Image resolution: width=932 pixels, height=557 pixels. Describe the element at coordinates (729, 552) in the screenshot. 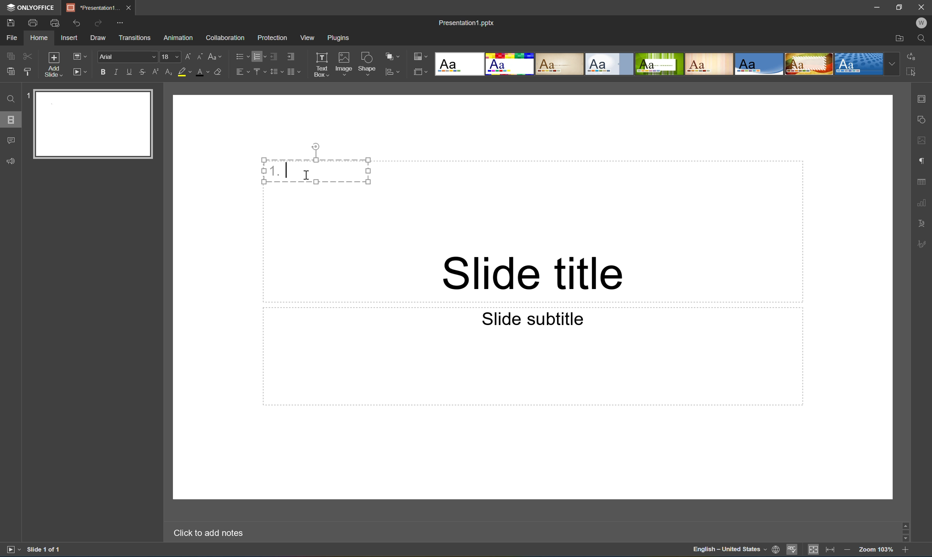

I see `English - United States` at that location.